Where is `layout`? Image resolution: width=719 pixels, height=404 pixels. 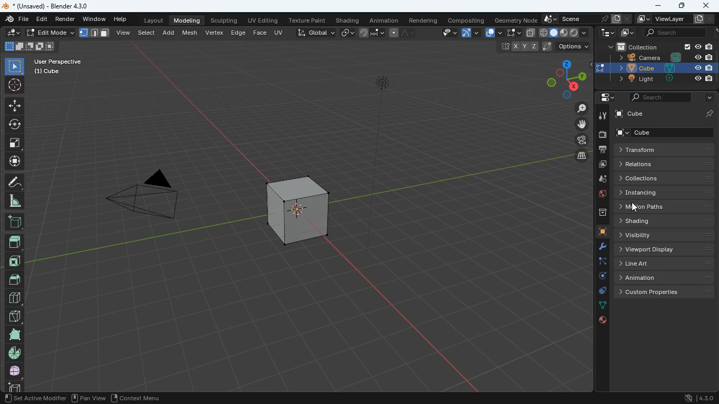 layout is located at coordinates (152, 21).